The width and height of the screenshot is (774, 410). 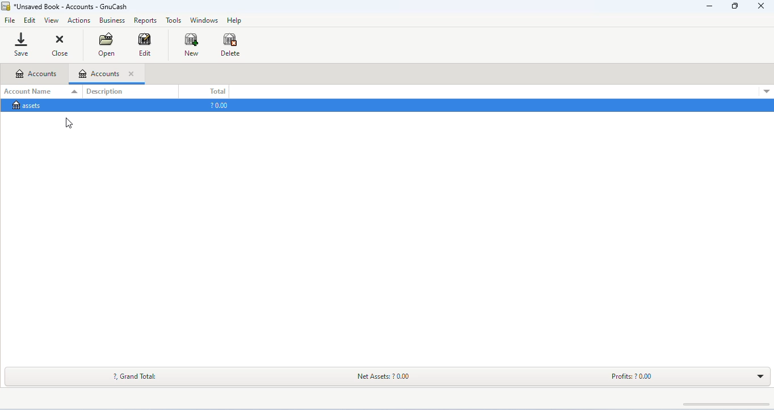 I want to click on actions, so click(x=79, y=20).